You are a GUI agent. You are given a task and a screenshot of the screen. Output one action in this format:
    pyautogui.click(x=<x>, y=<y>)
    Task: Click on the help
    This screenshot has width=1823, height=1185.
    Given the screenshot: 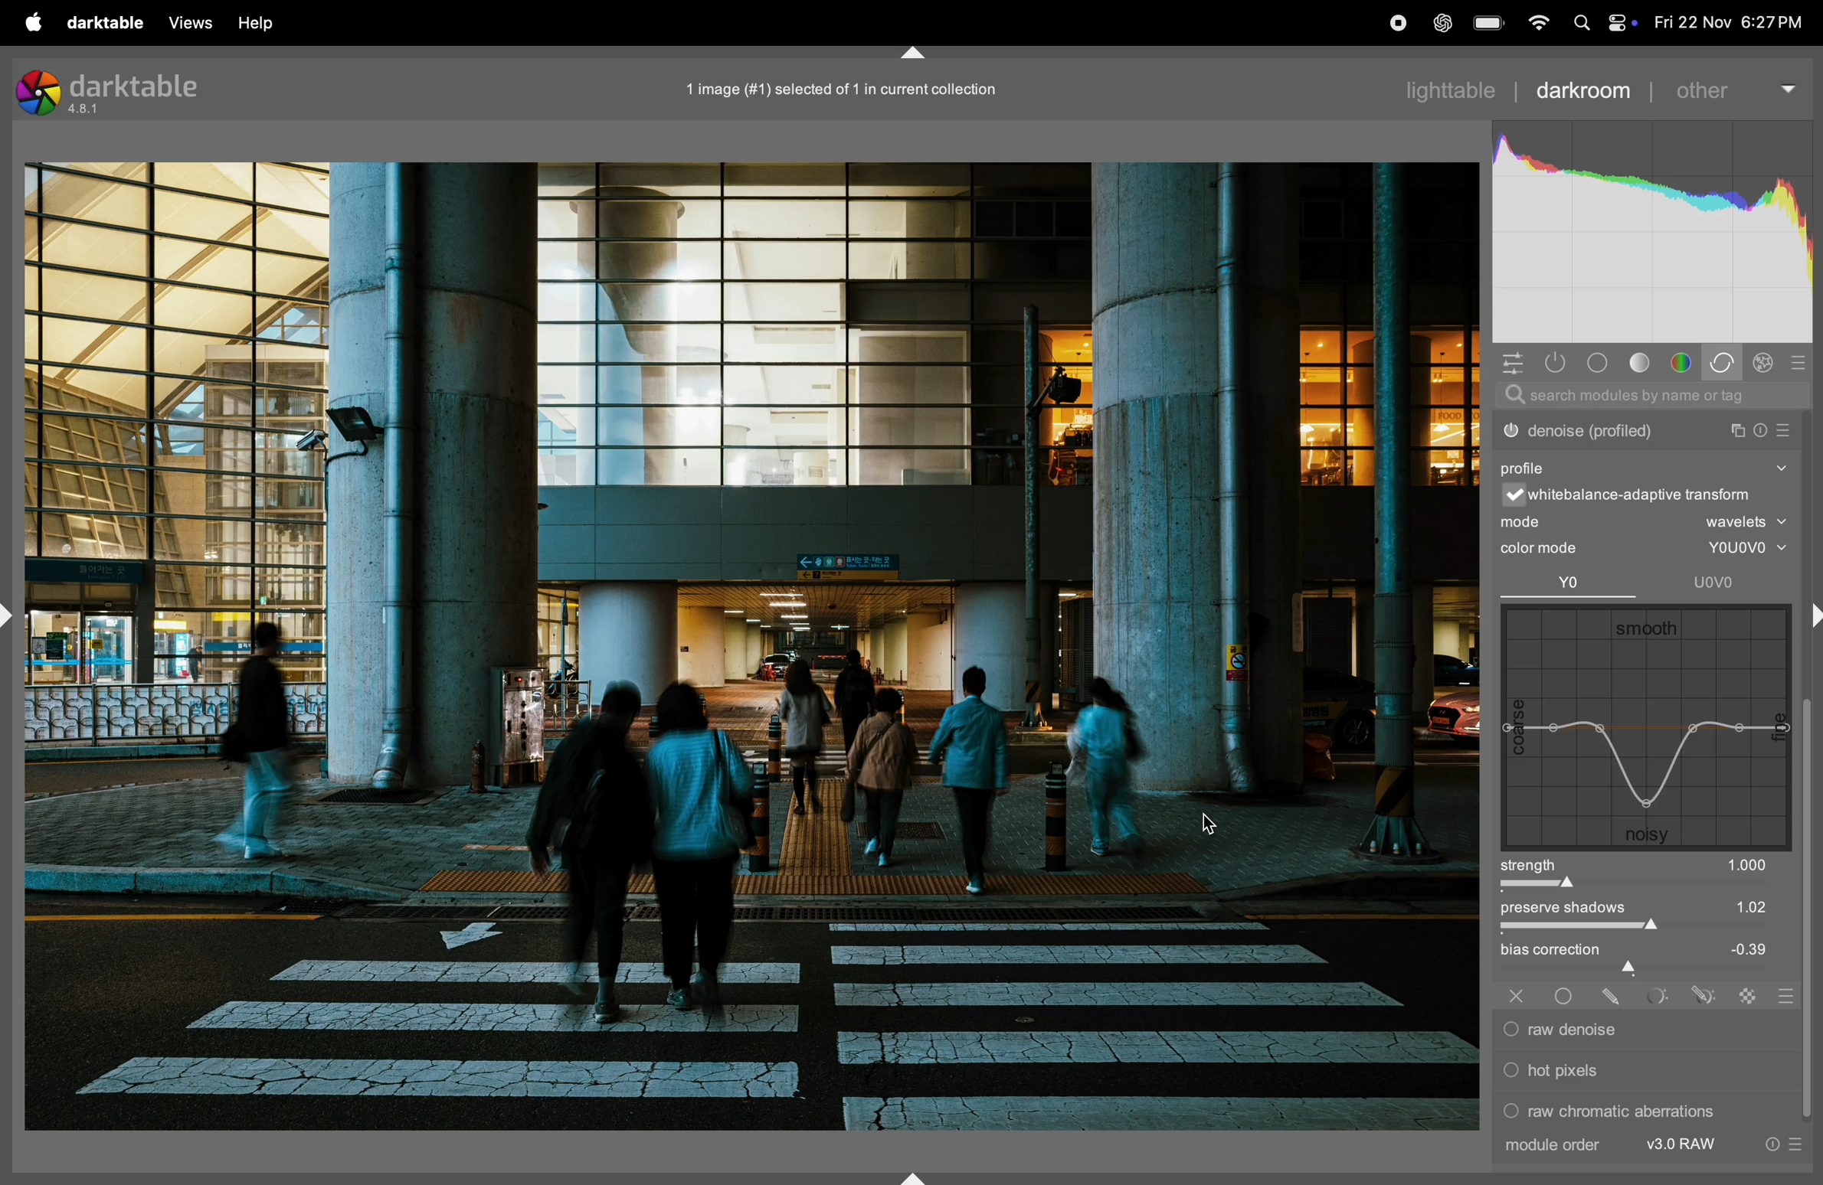 What is the action you would take?
    pyautogui.click(x=263, y=25)
    